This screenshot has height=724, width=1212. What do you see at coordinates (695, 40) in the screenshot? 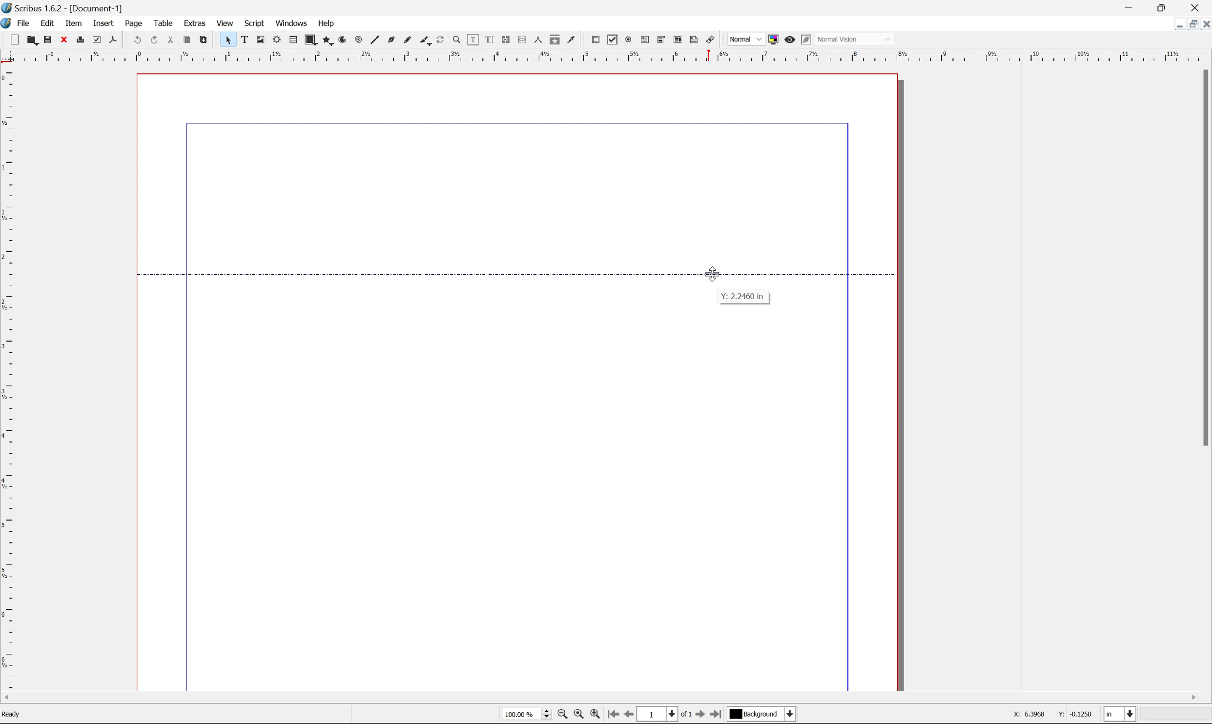
I see `text annotation` at bounding box center [695, 40].